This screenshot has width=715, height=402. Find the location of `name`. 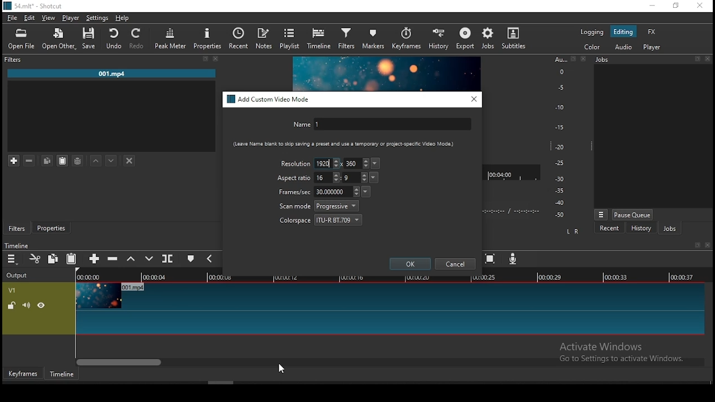

name is located at coordinates (380, 125).